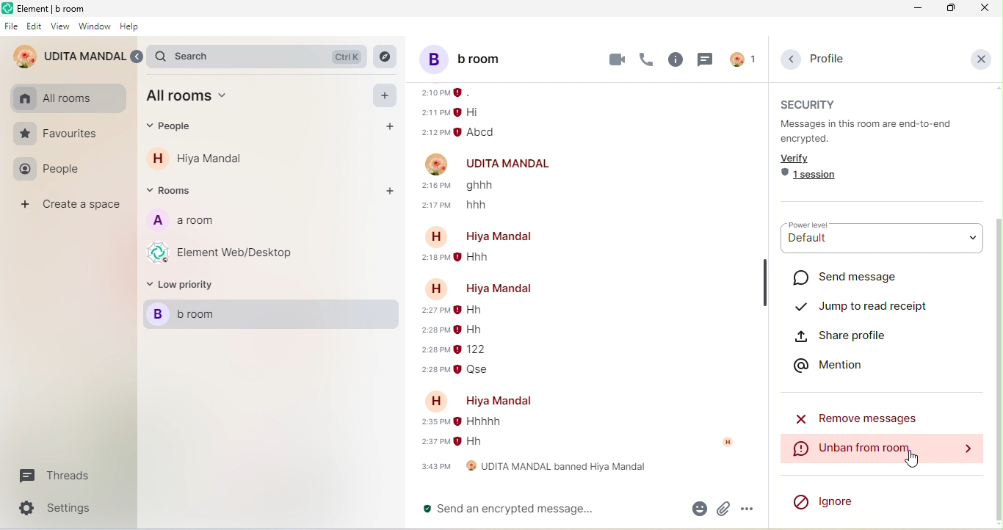 This screenshot has width=1003, height=530. What do you see at coordinates (858, 277) in the screenshot?
I see `send message` at bounding box center [858, 277].